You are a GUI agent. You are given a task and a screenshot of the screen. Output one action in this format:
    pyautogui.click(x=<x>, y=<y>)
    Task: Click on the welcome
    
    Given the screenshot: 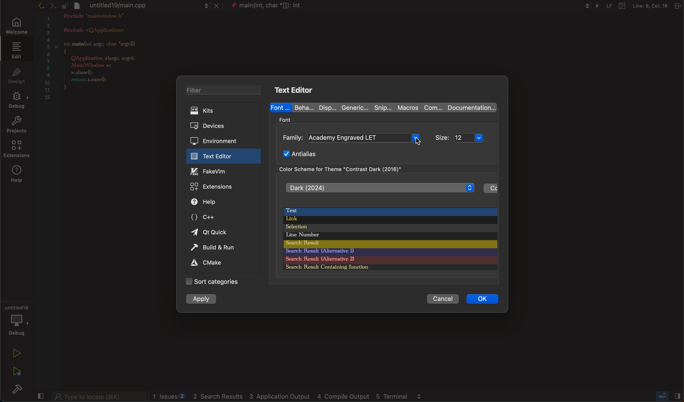 What is the action you would take?
    pyautogui.click(x=18, y=27)
    